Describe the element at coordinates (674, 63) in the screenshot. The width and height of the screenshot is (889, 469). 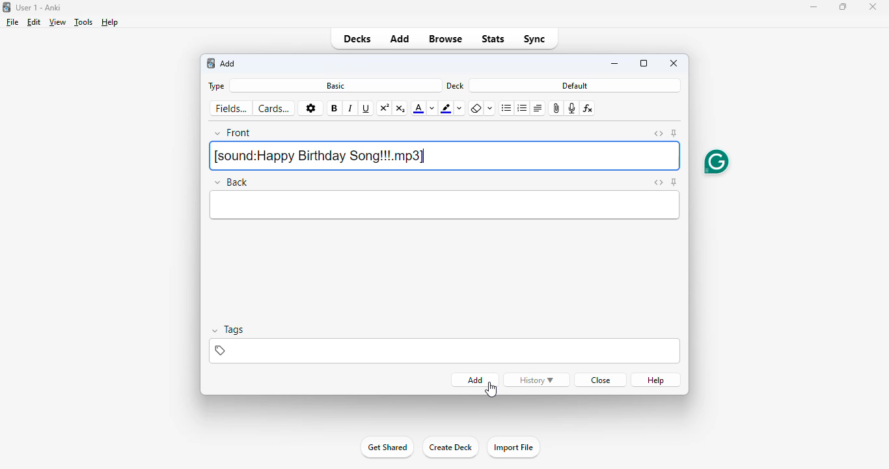
I see `close` at that location.